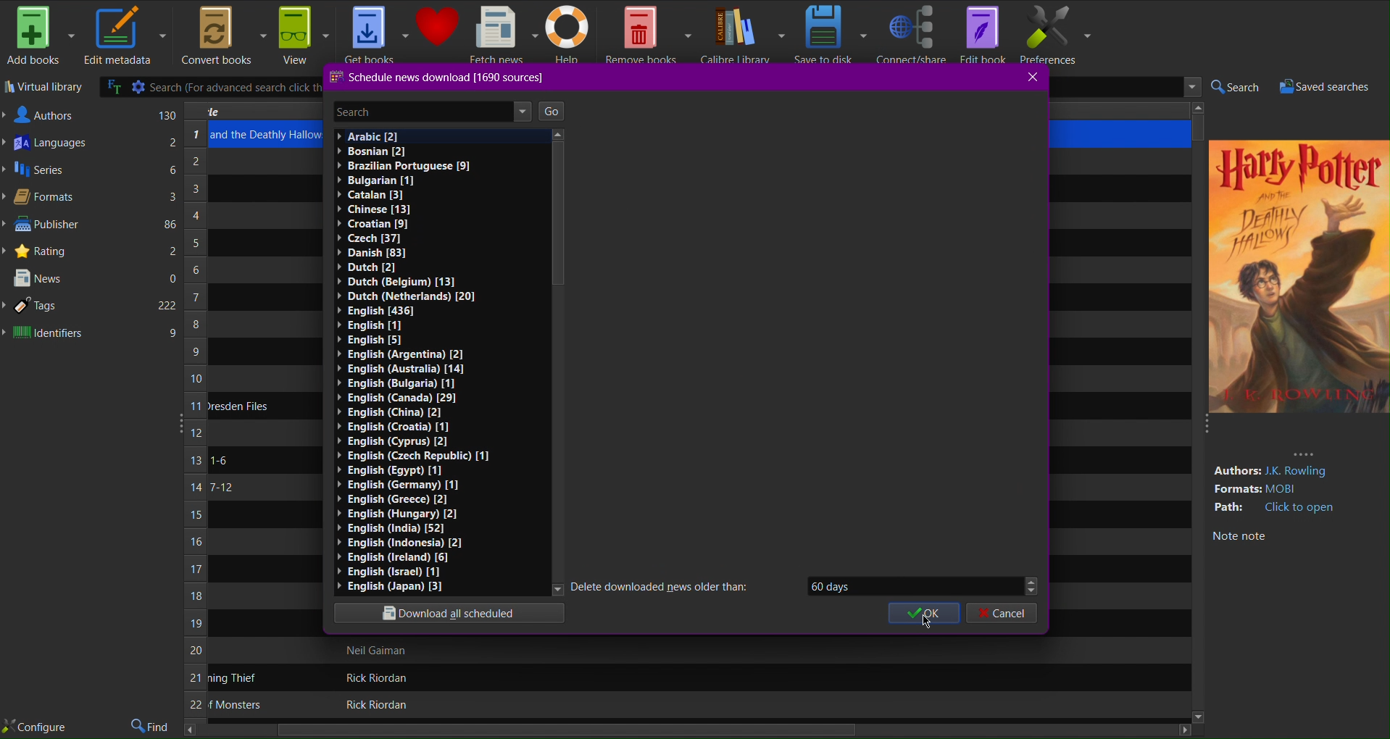 The height and width of the screenshot is (739, 1390). What do you see at coordinates (1239, 537) in the screenshot?
I see `Note note` at bounding box center [1239, 537].